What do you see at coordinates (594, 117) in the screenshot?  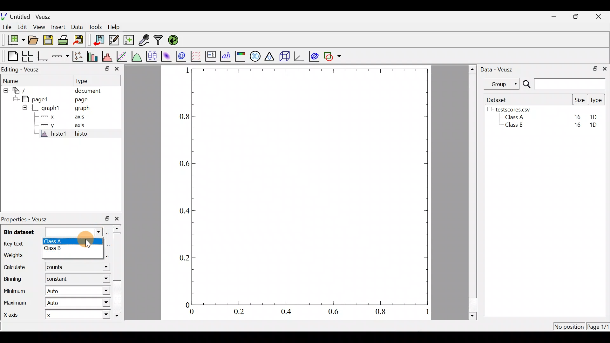 I see `1D` at bounding box center [594, 117].